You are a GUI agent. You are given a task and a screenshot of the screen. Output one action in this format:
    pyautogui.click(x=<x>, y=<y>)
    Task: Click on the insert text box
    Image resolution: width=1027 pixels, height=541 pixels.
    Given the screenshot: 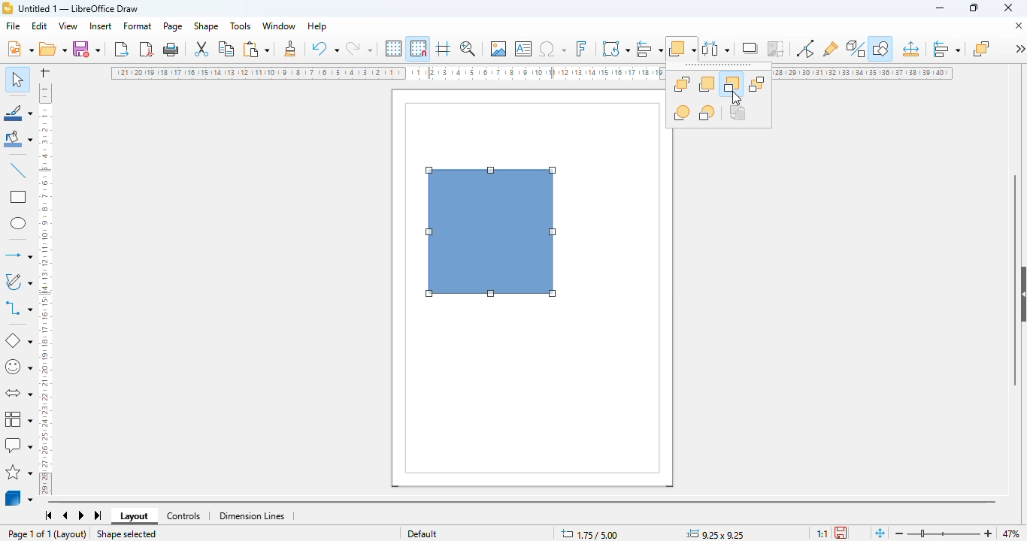 What is the action you would take?
    pyautogui.click(x=524, y=49)
    